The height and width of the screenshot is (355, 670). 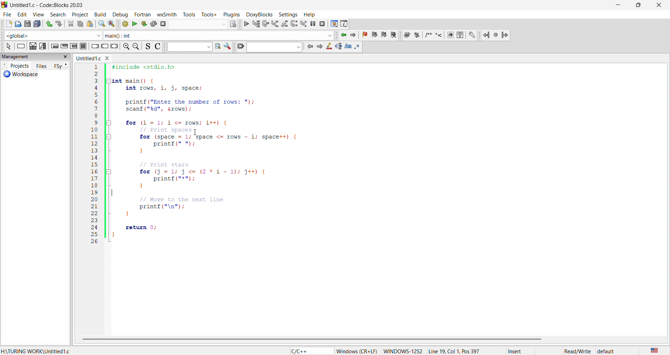 I want to click on break instruction, so click(x=94, y=45).